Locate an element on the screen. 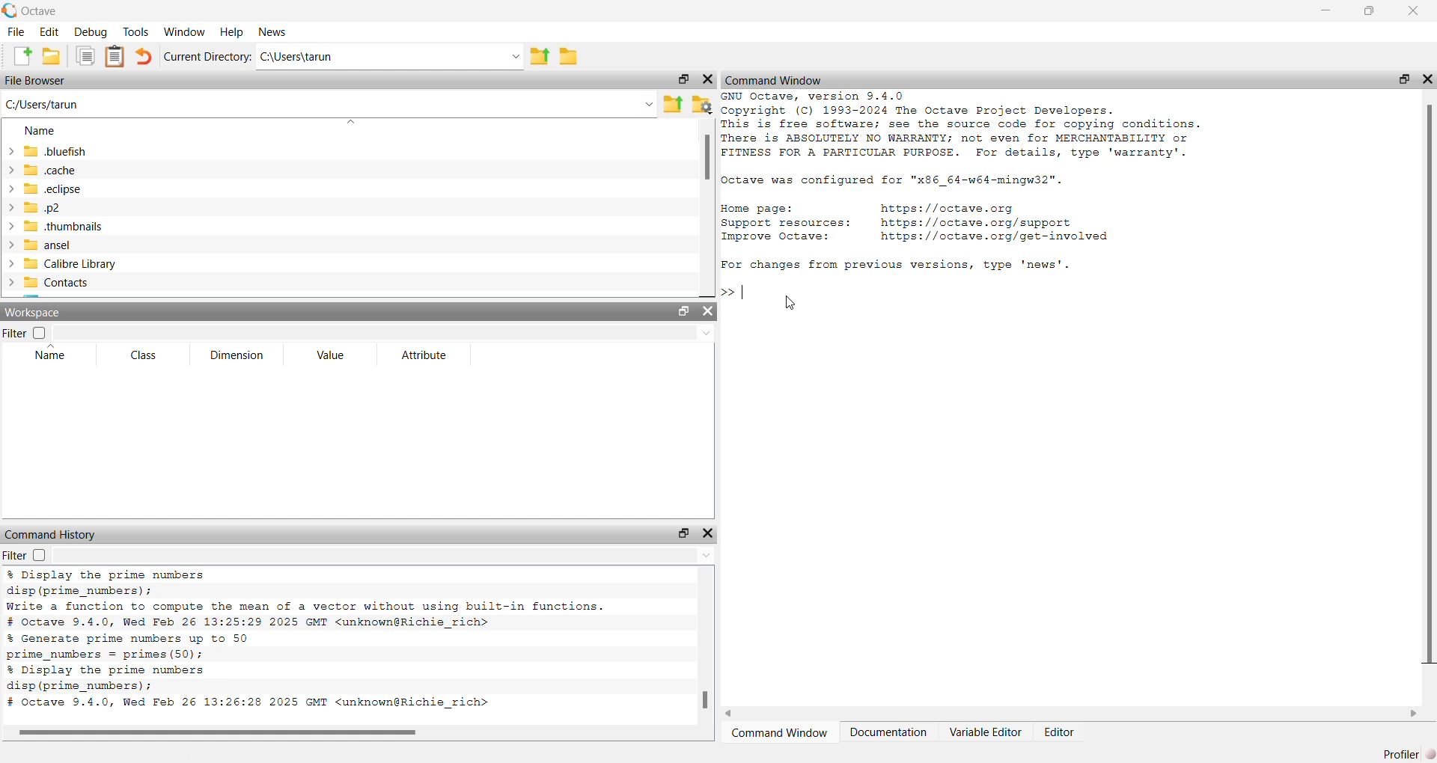 The height and width of the screenshot is (763, 1437). octave is located at coordinates (42, 11).